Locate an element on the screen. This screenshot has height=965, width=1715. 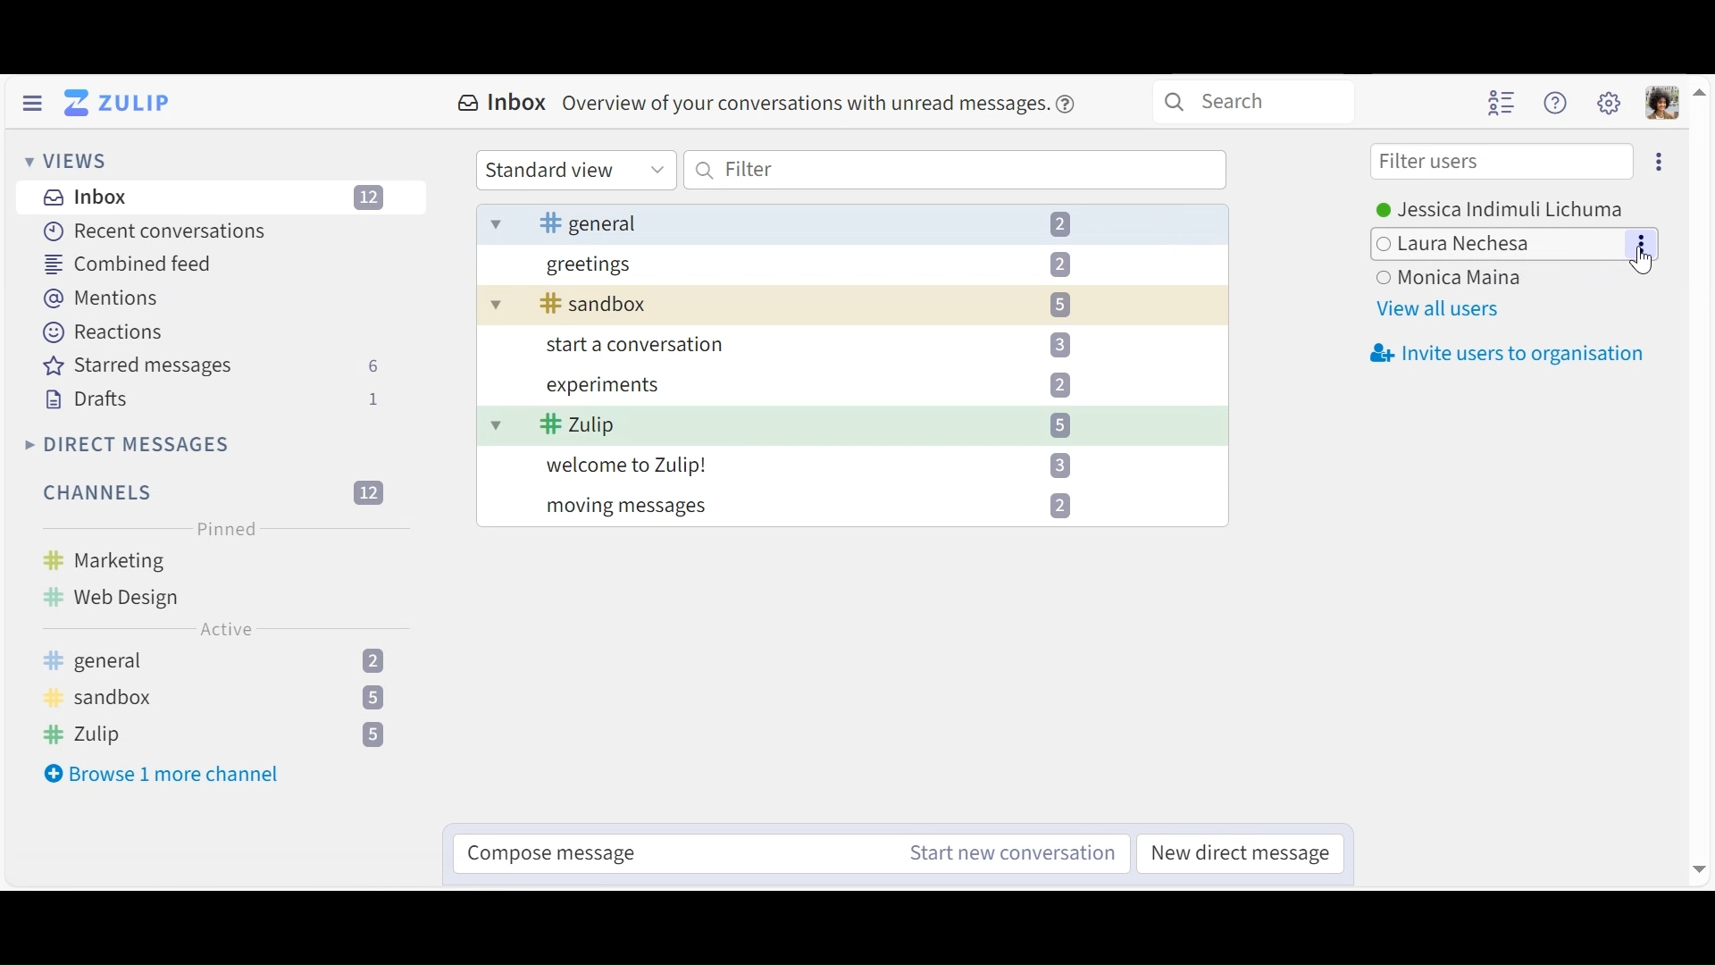
ellipses is located at coordinates (1643, 243).